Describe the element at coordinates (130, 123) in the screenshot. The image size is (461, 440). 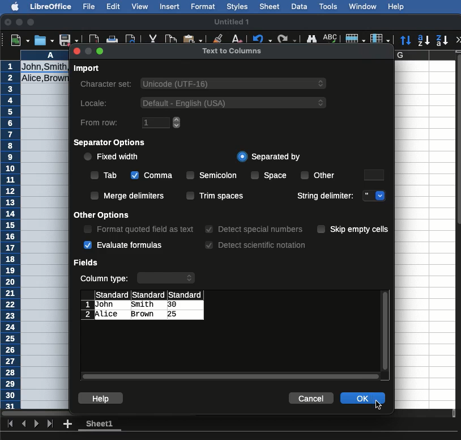
I see `From row` at that location.